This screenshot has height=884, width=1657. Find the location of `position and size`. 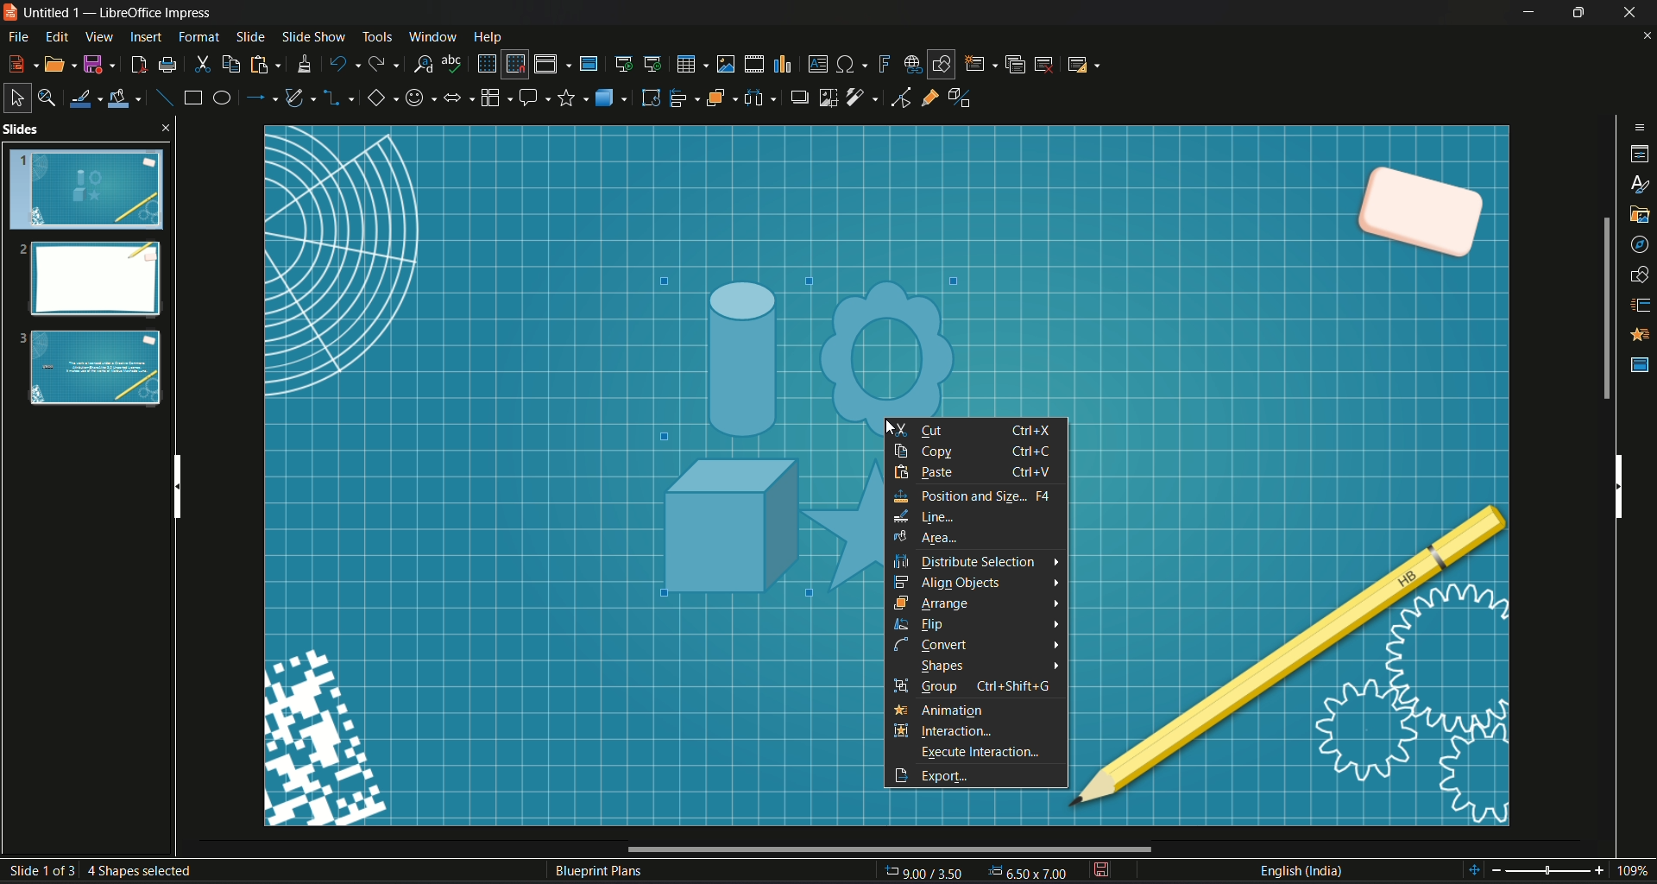

position and size is located at coordinates (975, 495).